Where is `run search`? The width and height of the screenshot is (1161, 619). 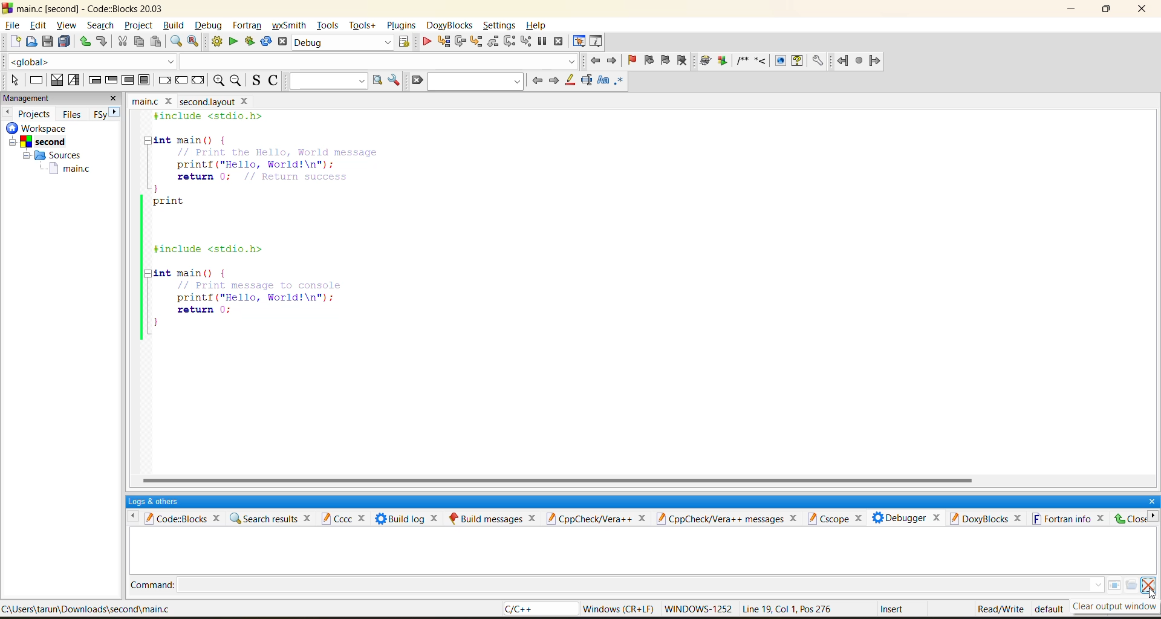
run search is located at coordinates (374, 80).